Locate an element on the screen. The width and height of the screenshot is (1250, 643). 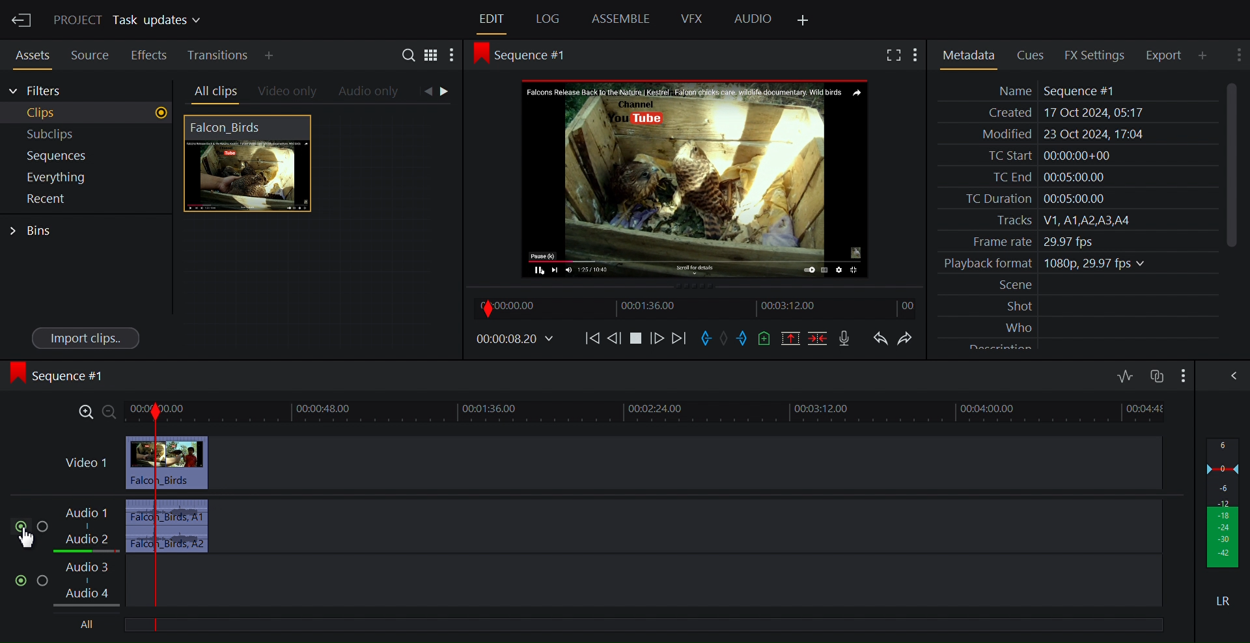
Toggle audio track sync is located at coordinates (1156, 376).